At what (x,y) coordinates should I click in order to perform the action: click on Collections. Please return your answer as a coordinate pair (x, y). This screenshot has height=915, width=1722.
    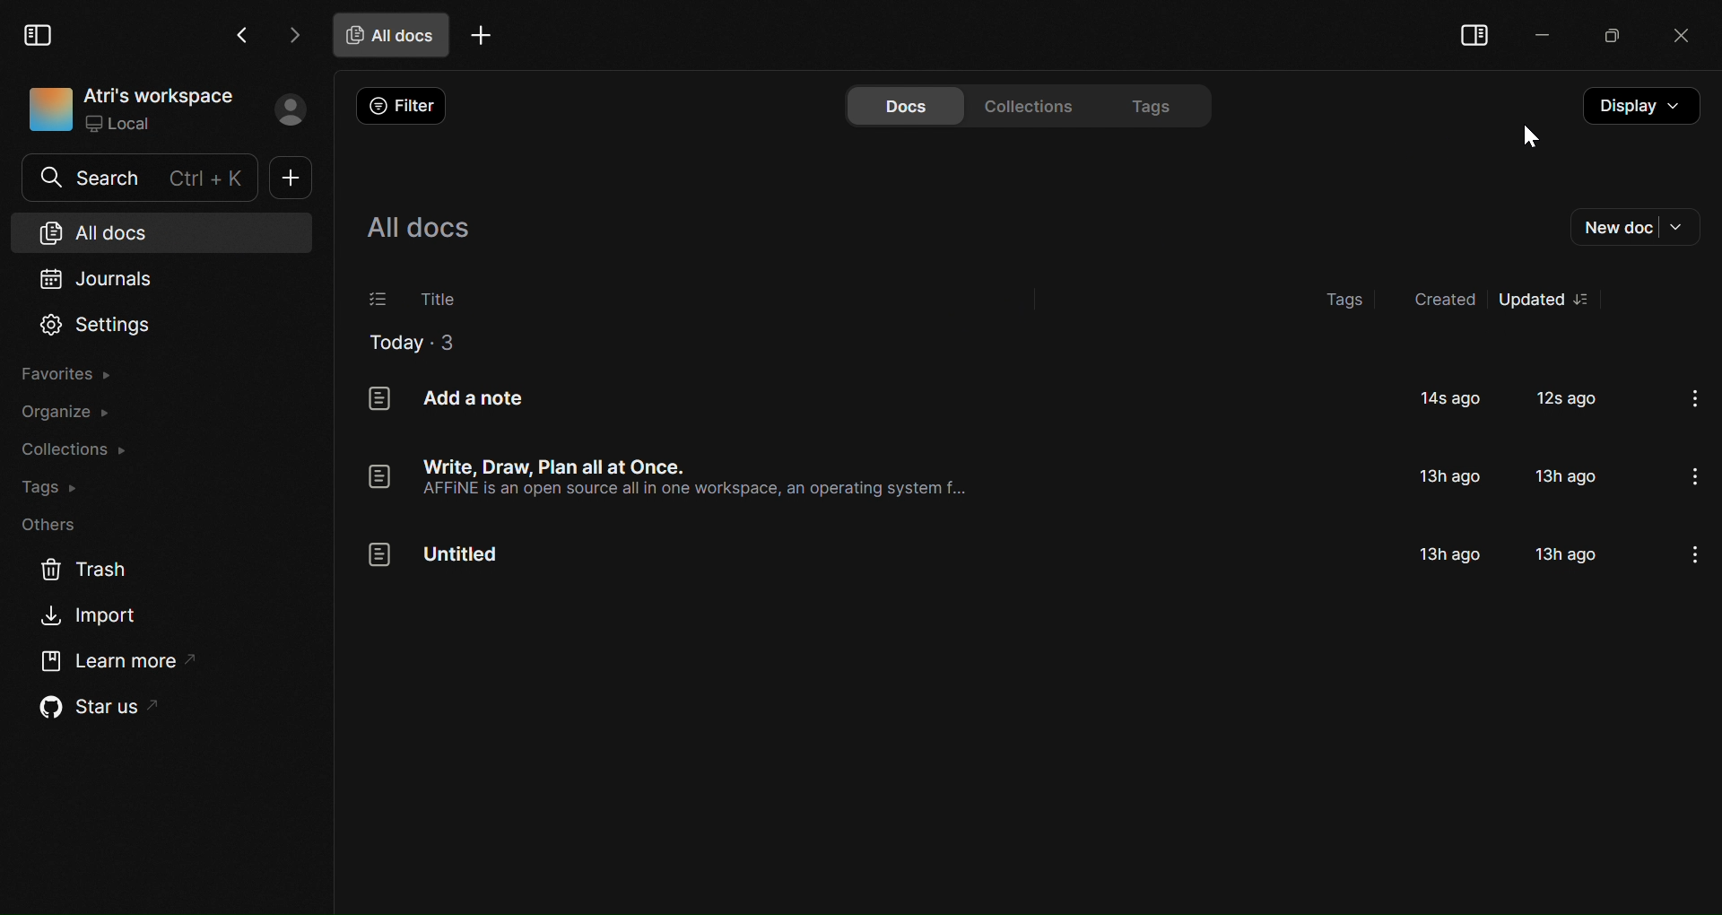
    Looking at the image, I should click on (74, 451).